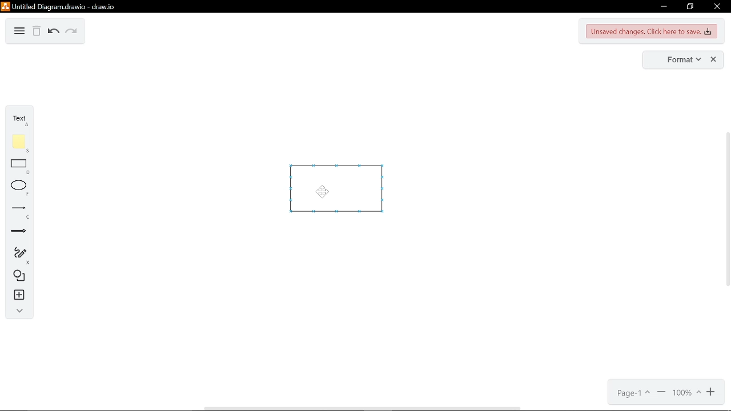  I want to click on redo, so click(71, 33).